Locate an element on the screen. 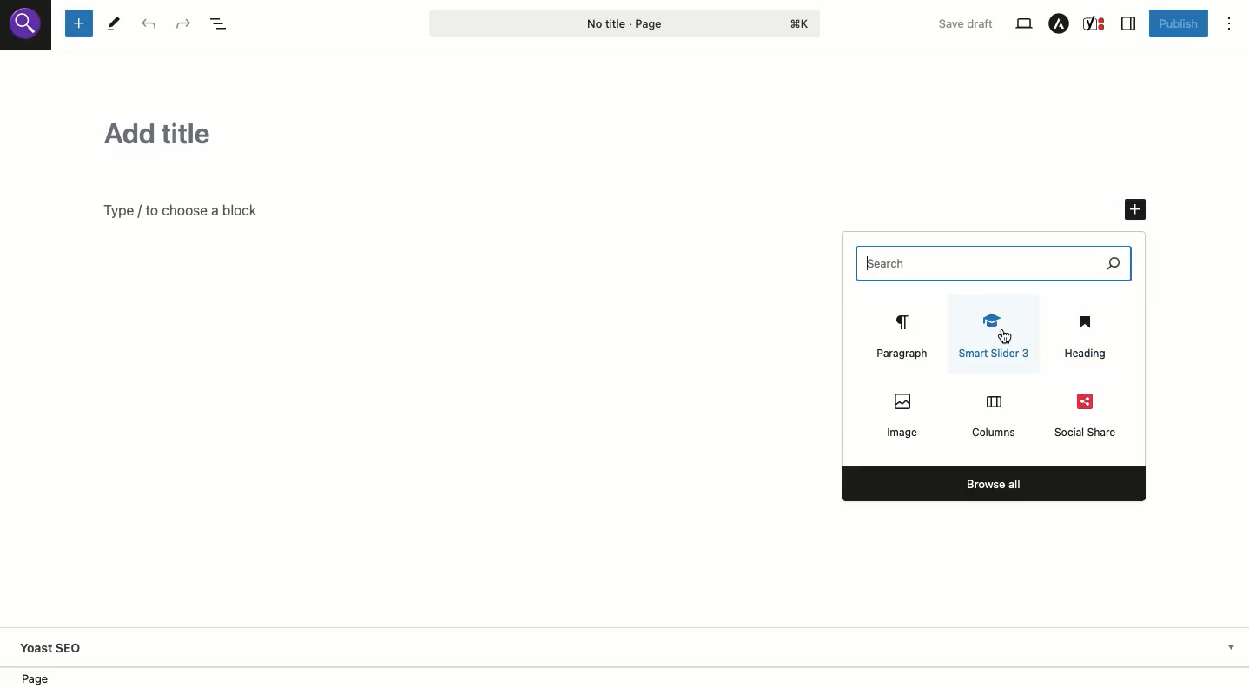 Image resolution: width=1249 pixels, height=688 pixels. Add block is located at coordinates (1136, 210).